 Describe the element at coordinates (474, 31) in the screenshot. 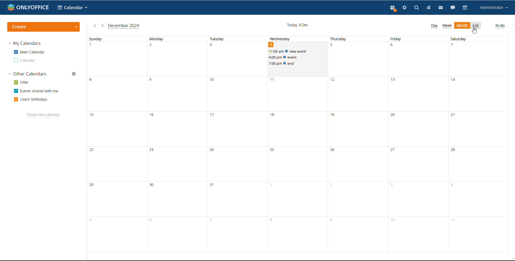

I see `cursor` at that location.